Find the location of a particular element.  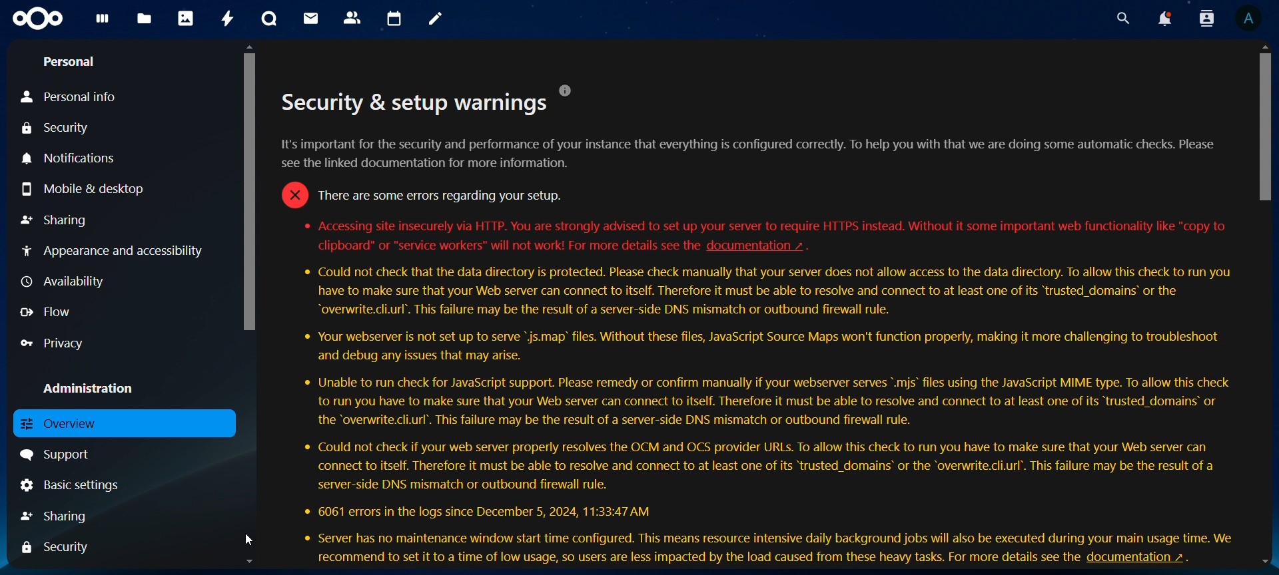

Security & setup warnings ° is located at coordinates (421, 100).